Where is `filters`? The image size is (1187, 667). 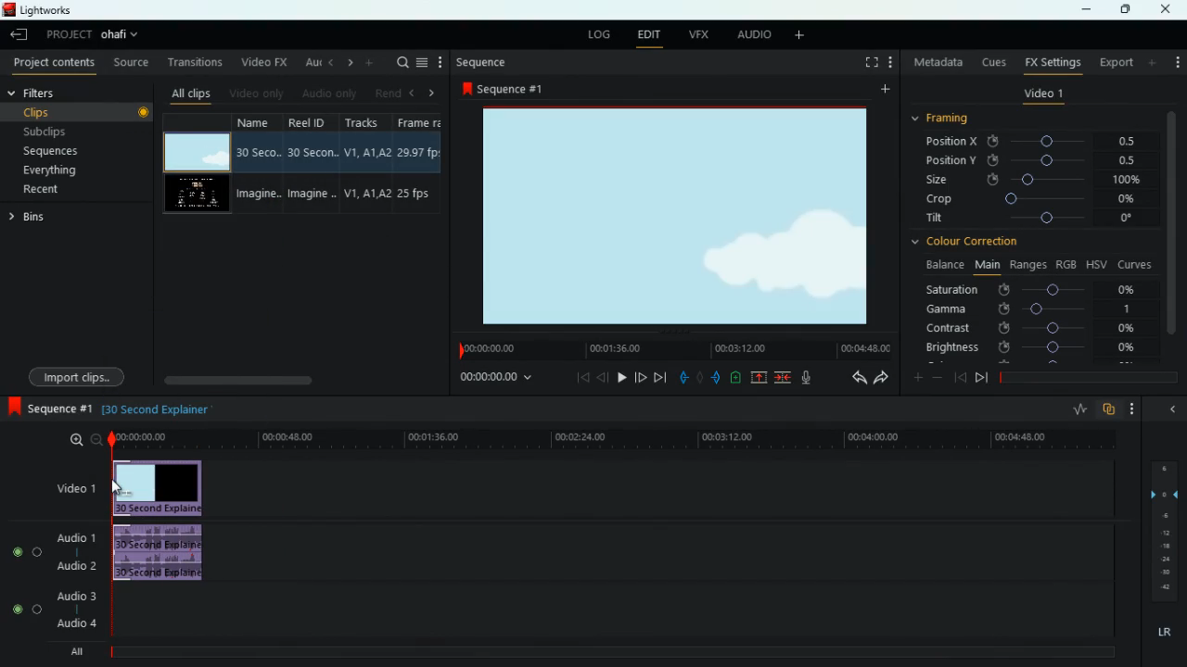 filters is located at coordinates (61, 92).